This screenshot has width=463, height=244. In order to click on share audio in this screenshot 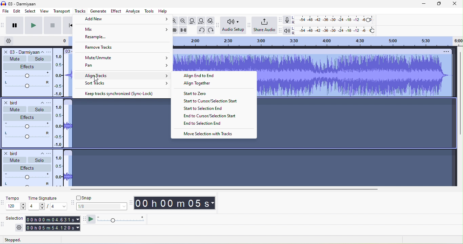, I will do `click(265, 25)`.